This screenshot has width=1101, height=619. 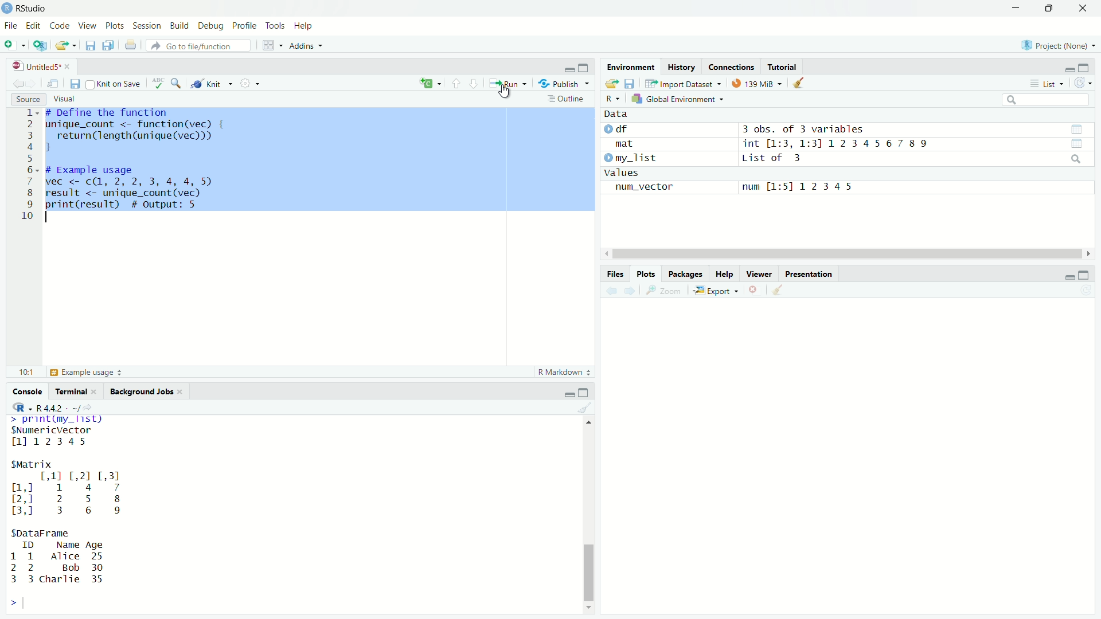 I want to click on maximize, so click(x=584, y=393).